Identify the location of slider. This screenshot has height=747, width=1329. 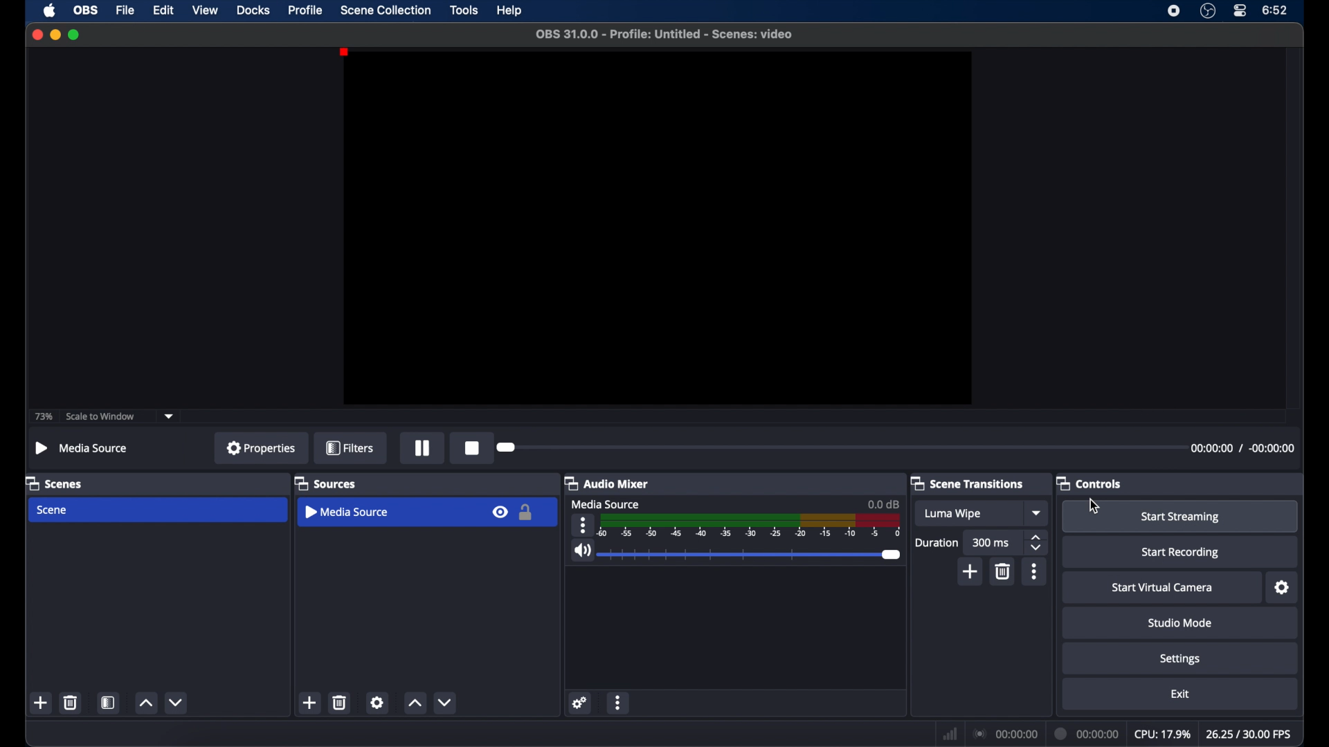
(751, 555).